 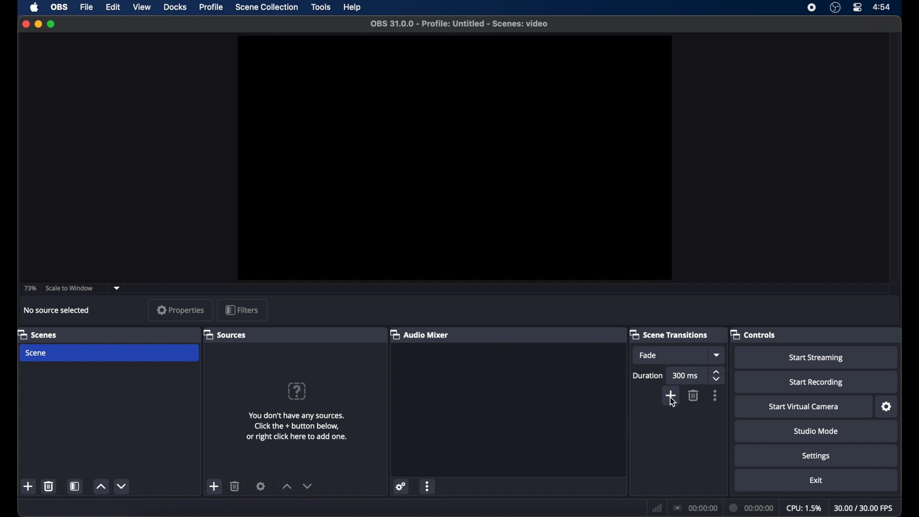 I want to click on delete, so click(x=48, y=486).